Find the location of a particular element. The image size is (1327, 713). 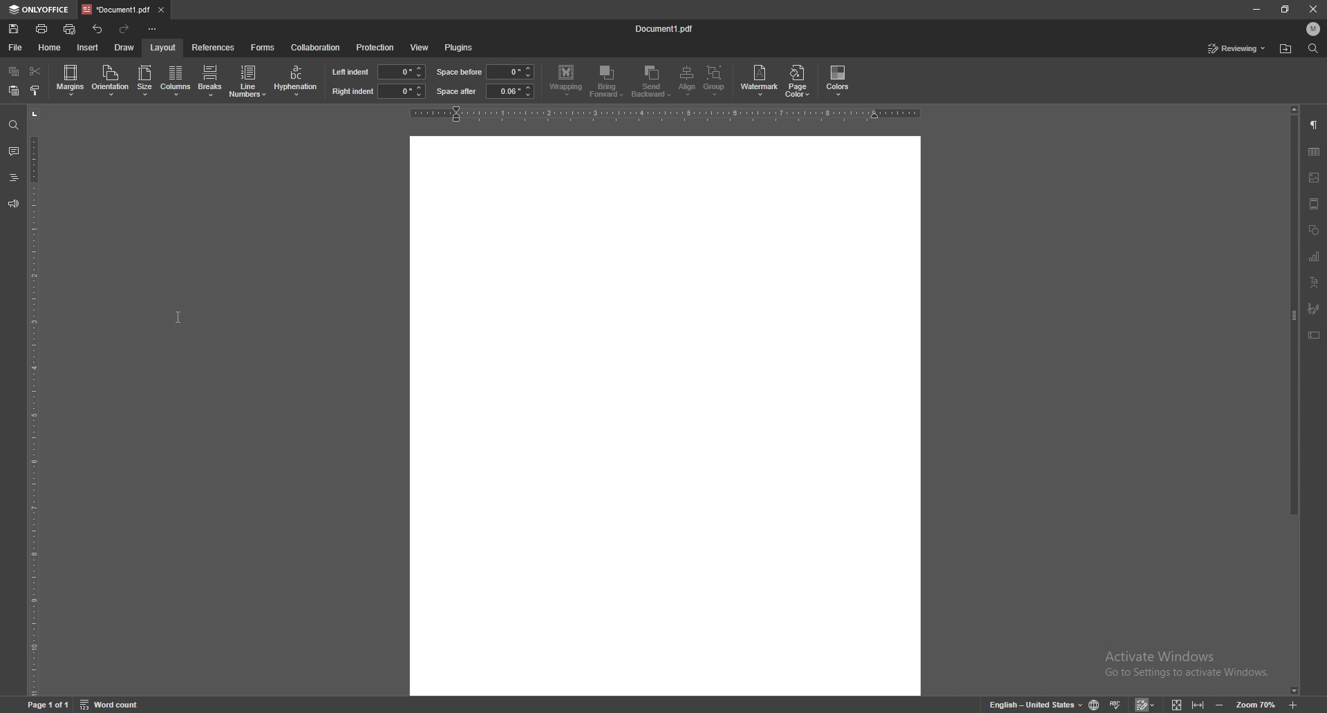

image is located at coordinates (1314, 178).